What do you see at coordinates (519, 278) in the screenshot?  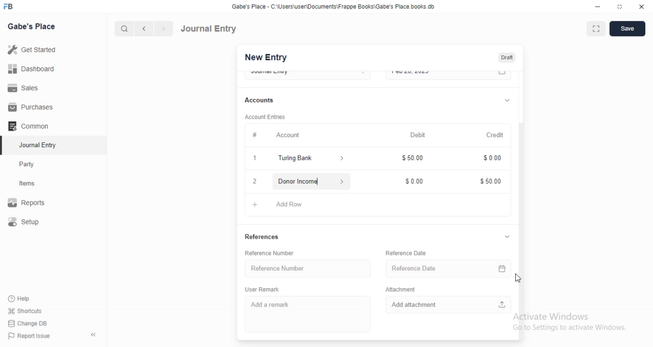 I see `cursor` at bounding box center [519, 278].